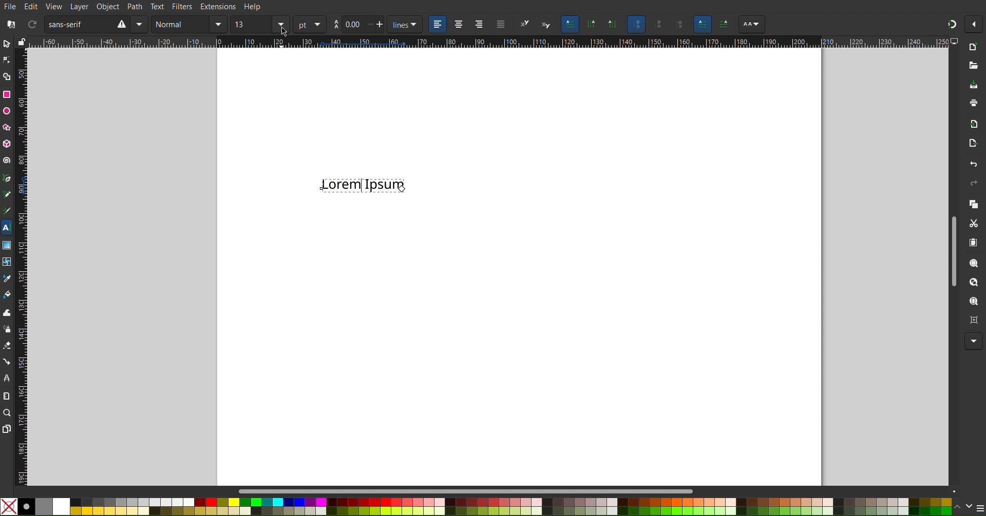 The height and width of the screenshot is (516, 986). What do you see at coordinates (971, 144) in the screenshot?
I see `Open Export` at bounding box center [971, 144].